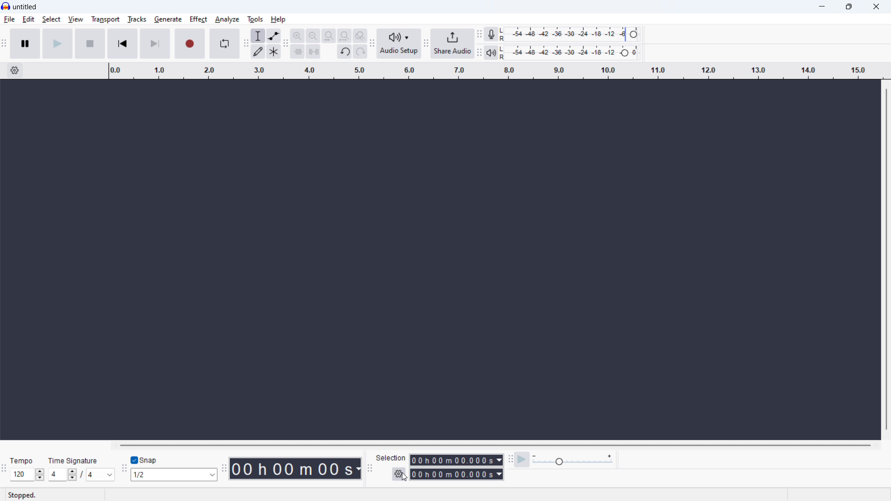  Describe the element at coordinates (886, 259) in the screenshot. I see `vertical scrollbar` at that location.